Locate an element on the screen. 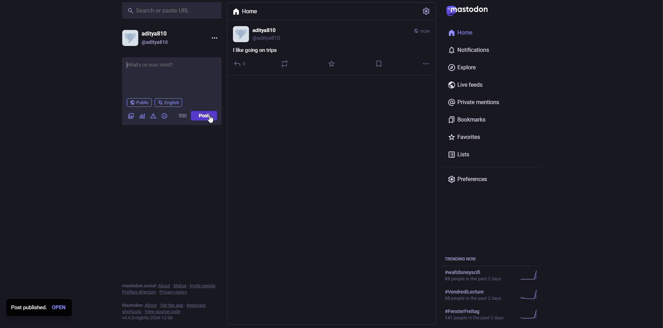  polls is located at coordinates (142, 116).